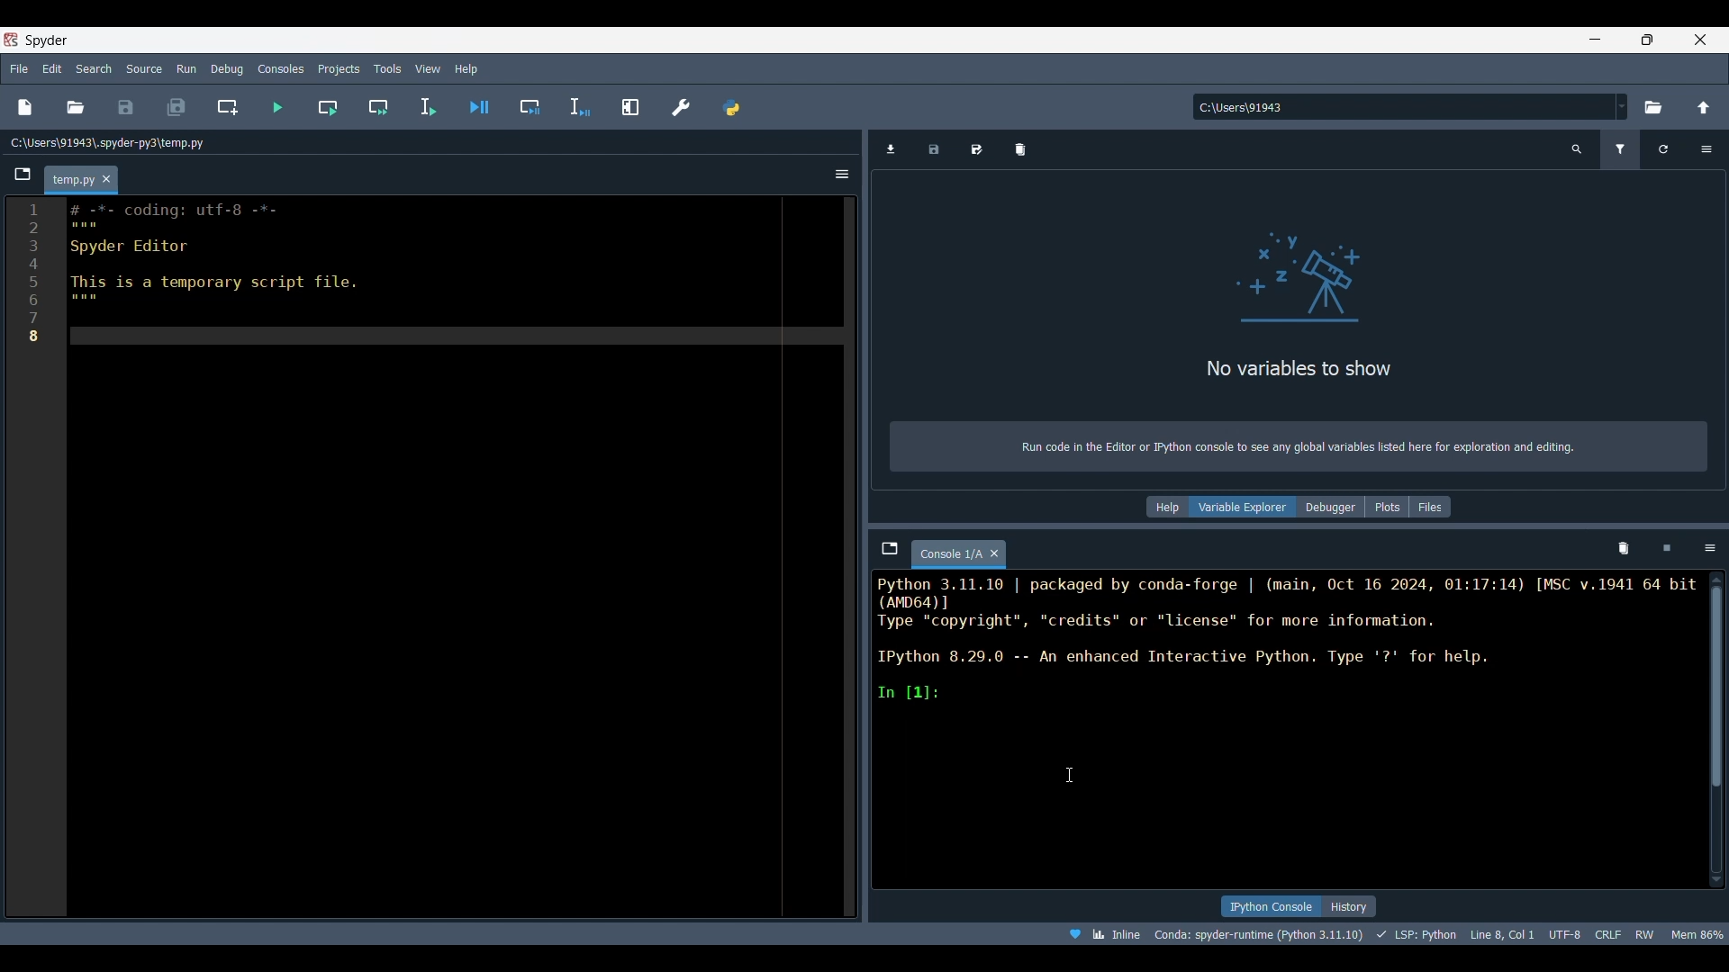 Image resolution: width=1729 pixels, height=972 pixels. I want to click on Options, so click(1710, 548).